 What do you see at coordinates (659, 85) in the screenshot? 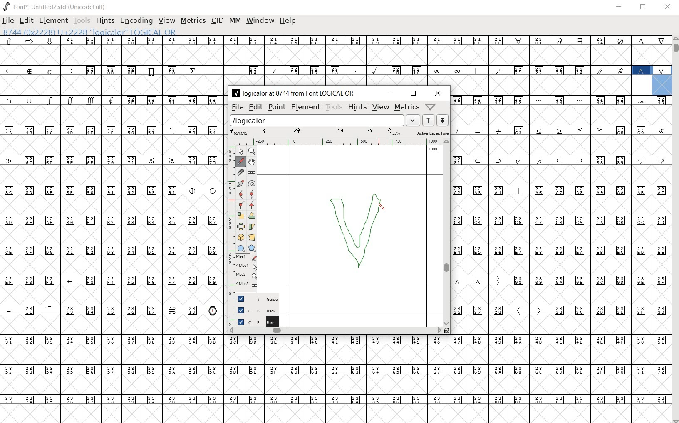
I see `8744 (0x2228) U+2228 "logicalor" LOGICAL OR` at bounding box center [659, 85].